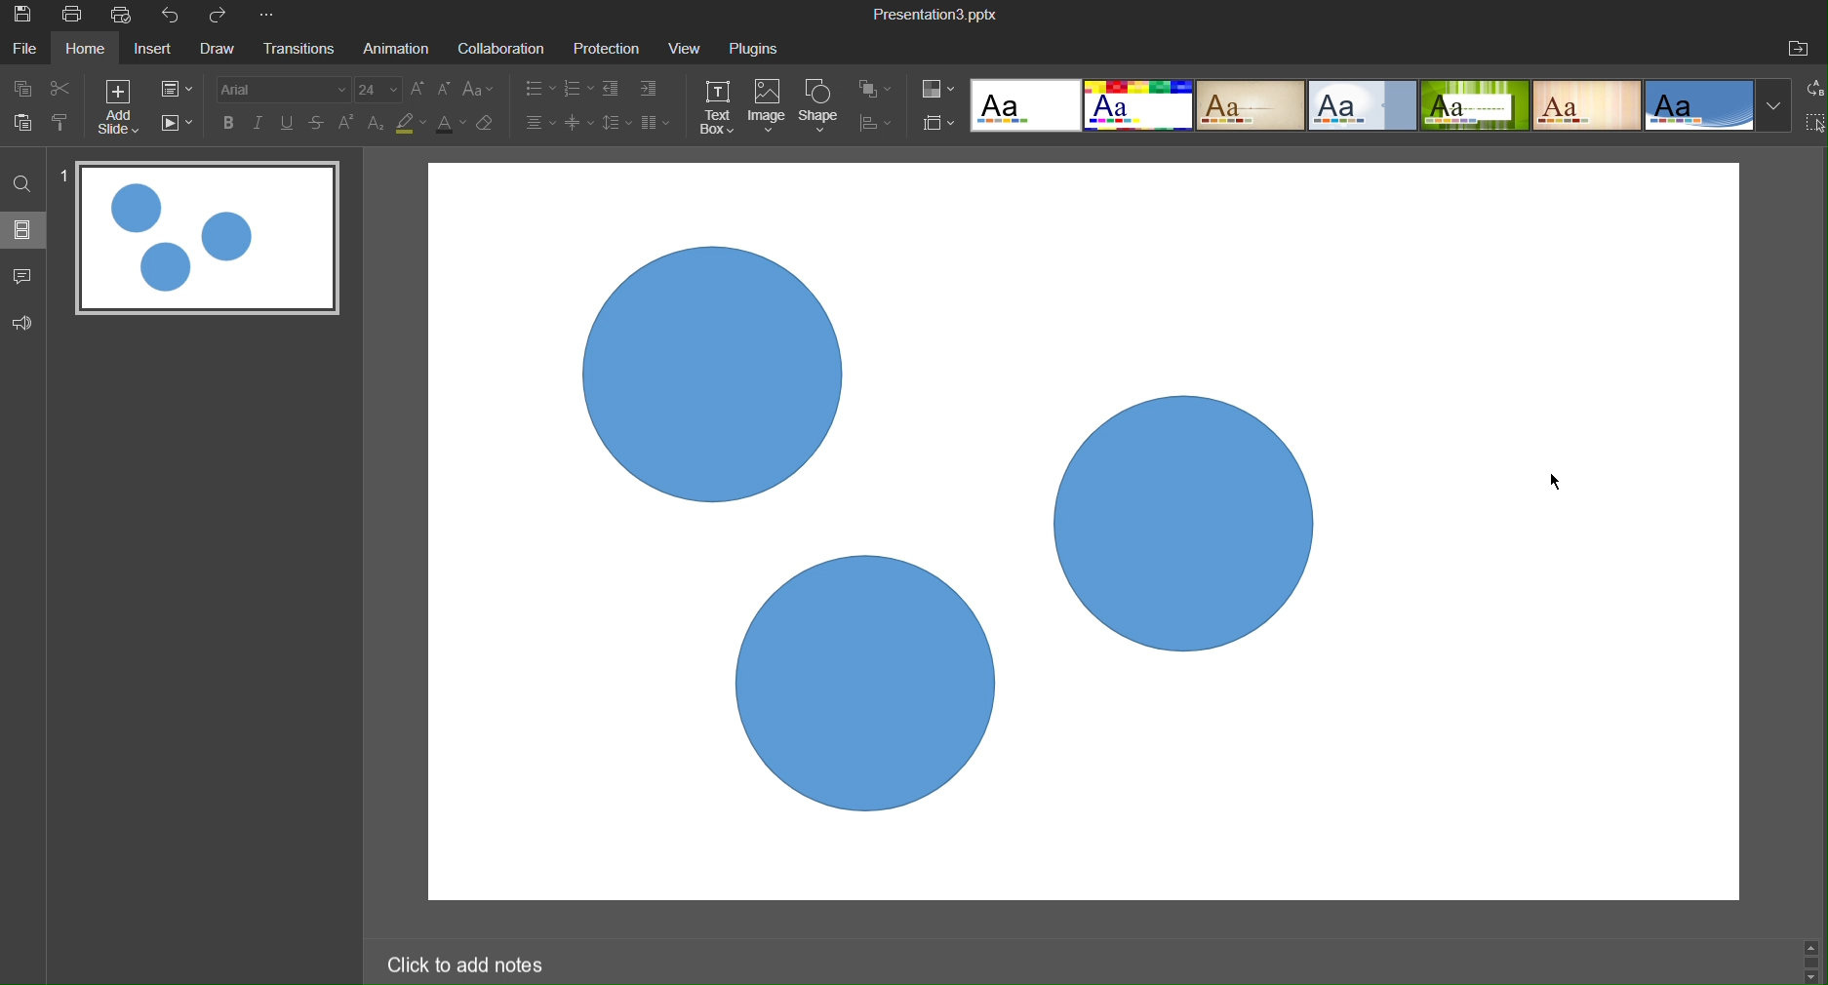  I want to click on Vertical Align, so click(580, 124).